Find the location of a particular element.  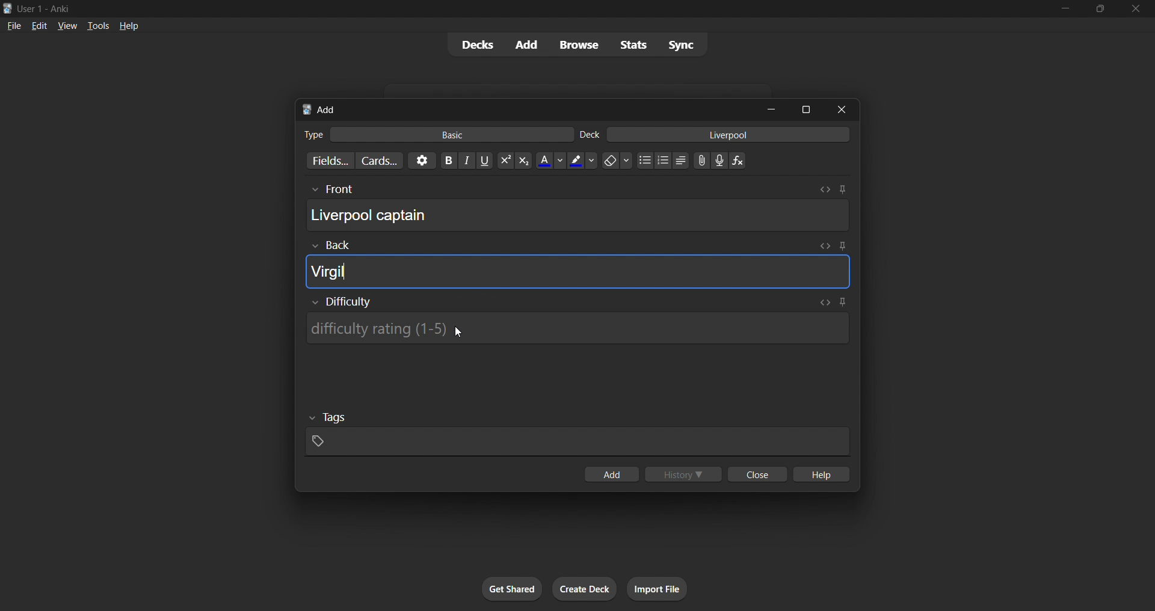

maximize/restore is located at coordinates (1100, 9).